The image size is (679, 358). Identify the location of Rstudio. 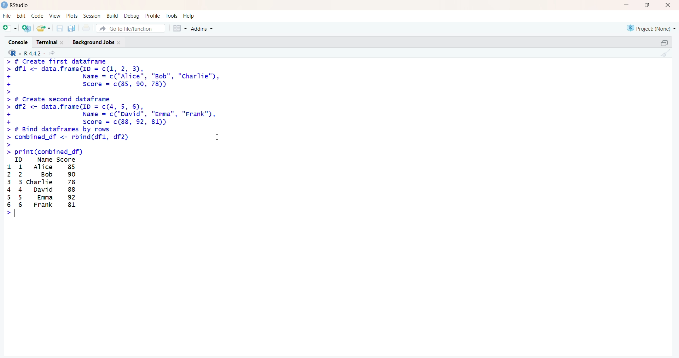
(20, 5).